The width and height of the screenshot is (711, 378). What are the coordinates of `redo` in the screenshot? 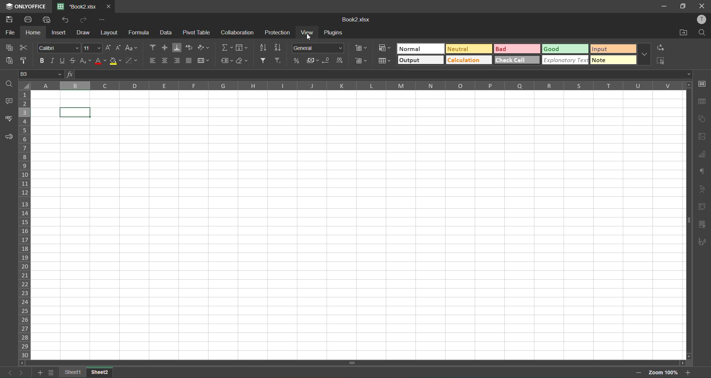 It's located at (83, 20).